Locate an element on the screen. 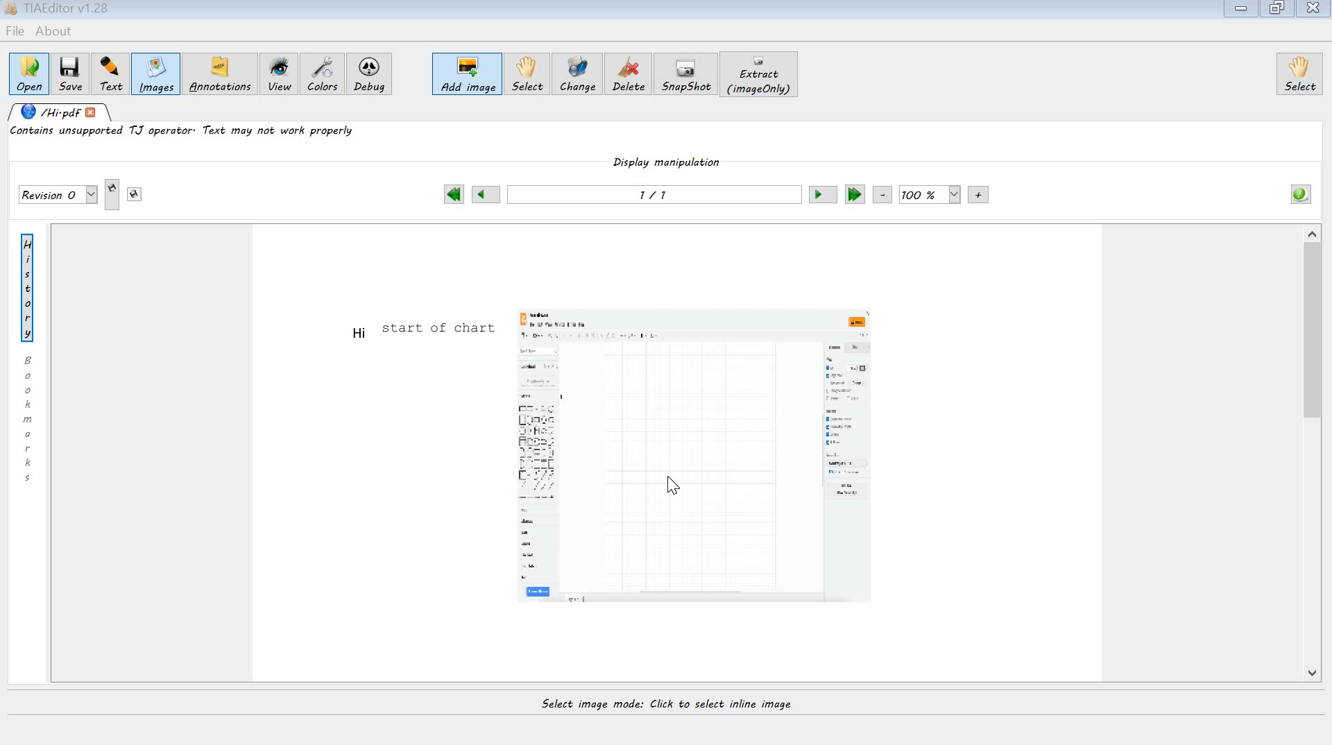 Image resolution: width=1332 pixels, height=745 pixels. add image is located at coordinates (468, 76).